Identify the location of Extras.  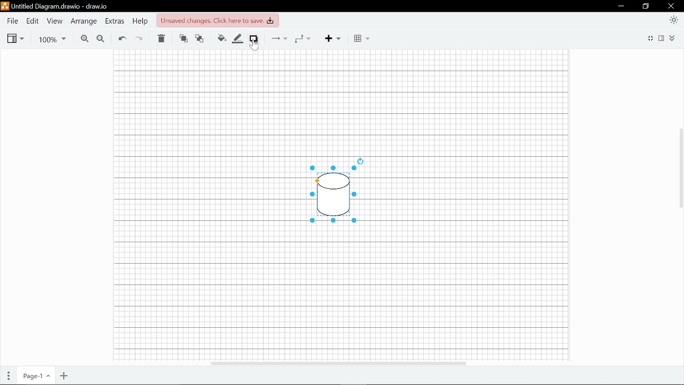
(115, 21).